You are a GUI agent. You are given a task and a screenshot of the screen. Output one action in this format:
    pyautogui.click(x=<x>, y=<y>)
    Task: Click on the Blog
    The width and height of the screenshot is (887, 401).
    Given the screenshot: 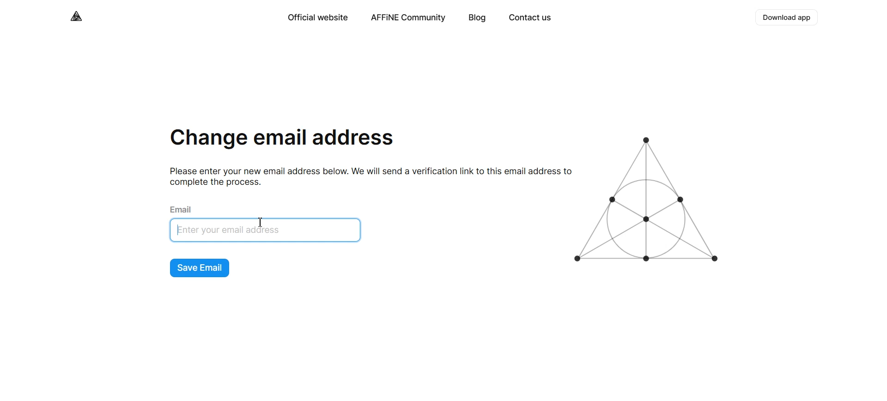 What is the action you would take?
    pyautogui.click(x=477, y=18)
    